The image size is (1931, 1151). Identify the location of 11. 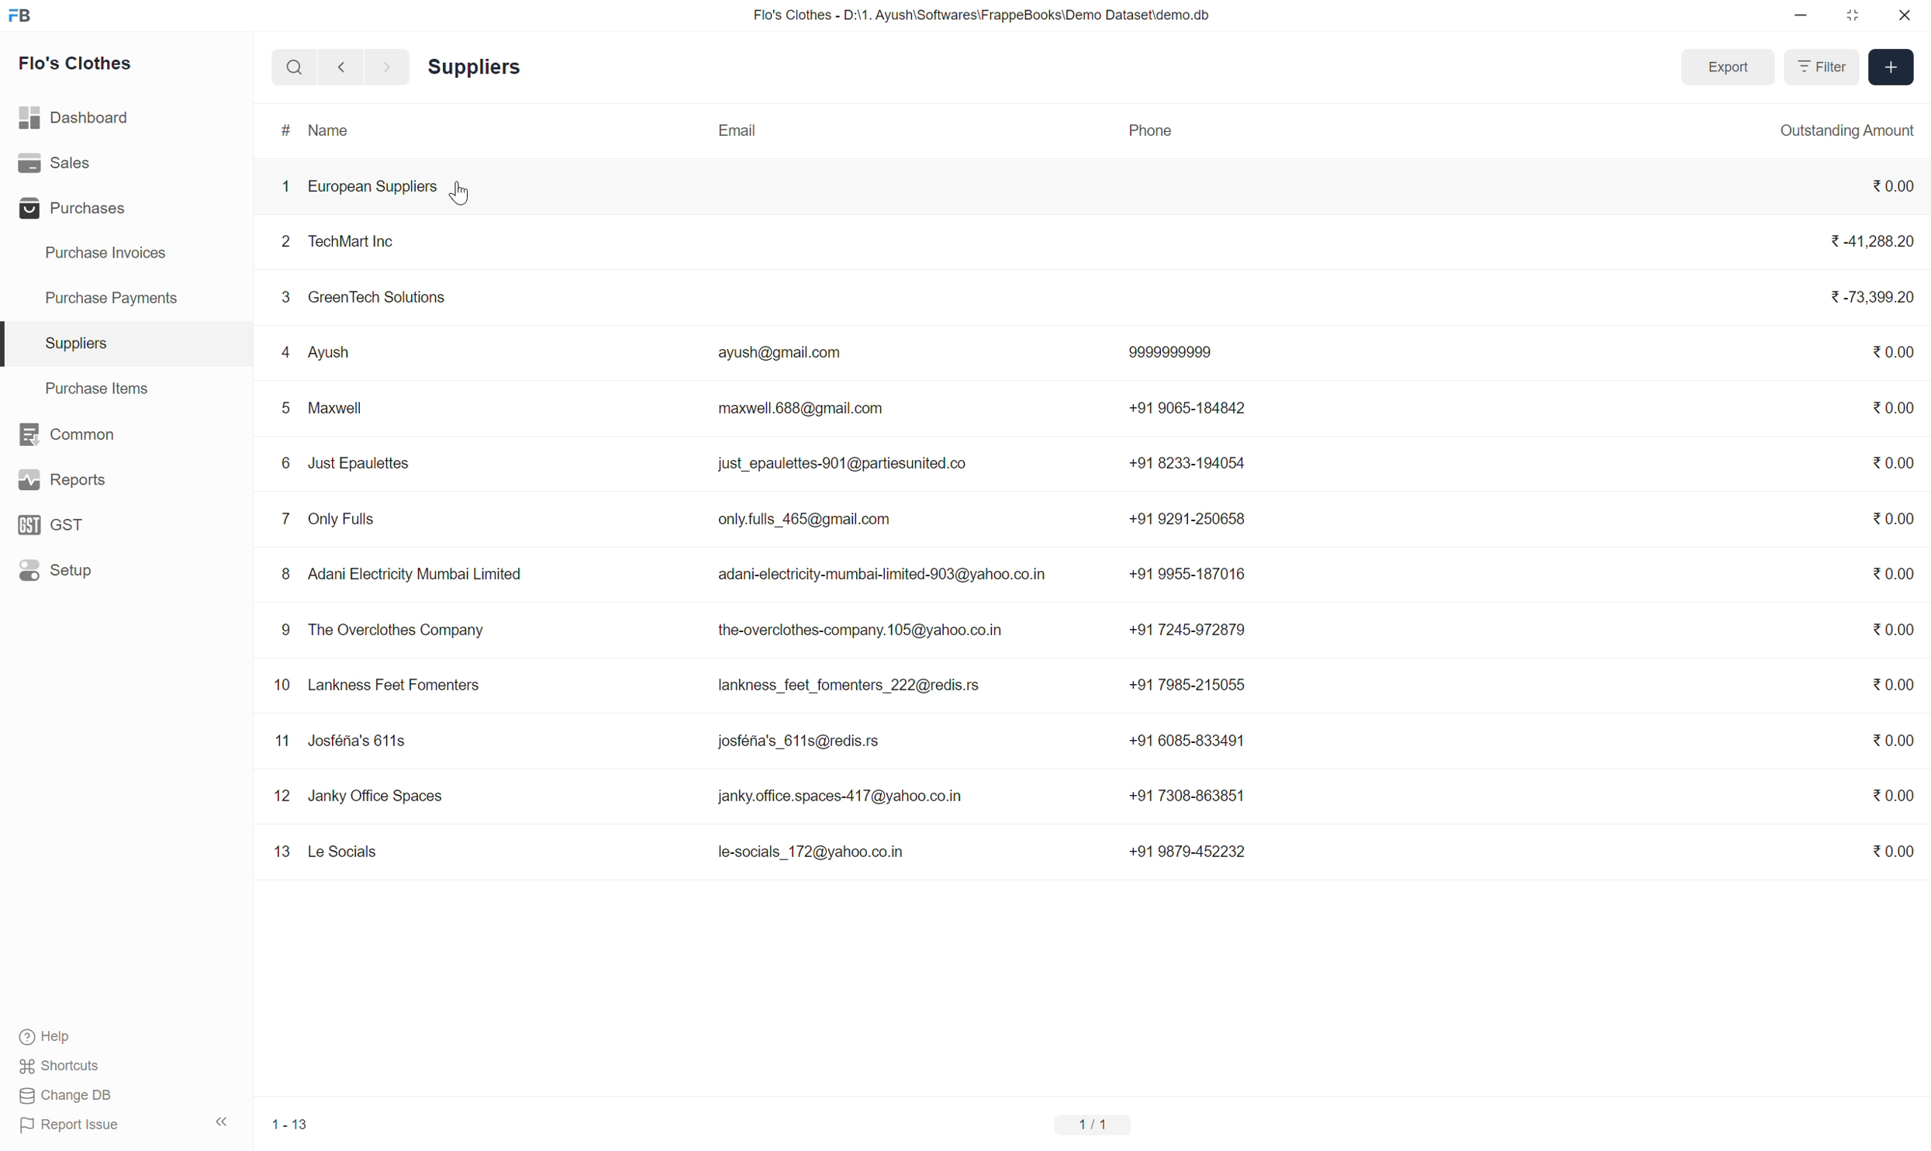
(273, 738).